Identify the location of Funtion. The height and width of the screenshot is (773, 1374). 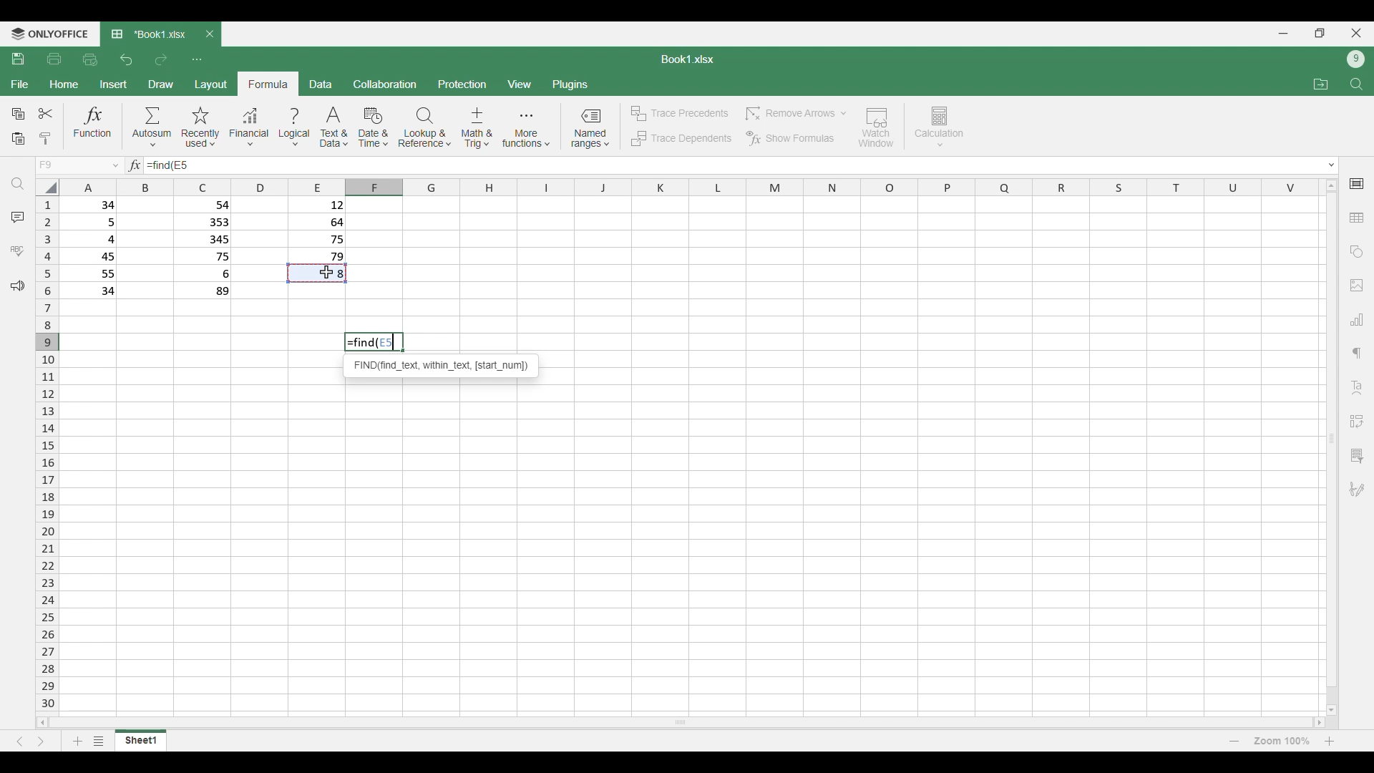
(93, 125).